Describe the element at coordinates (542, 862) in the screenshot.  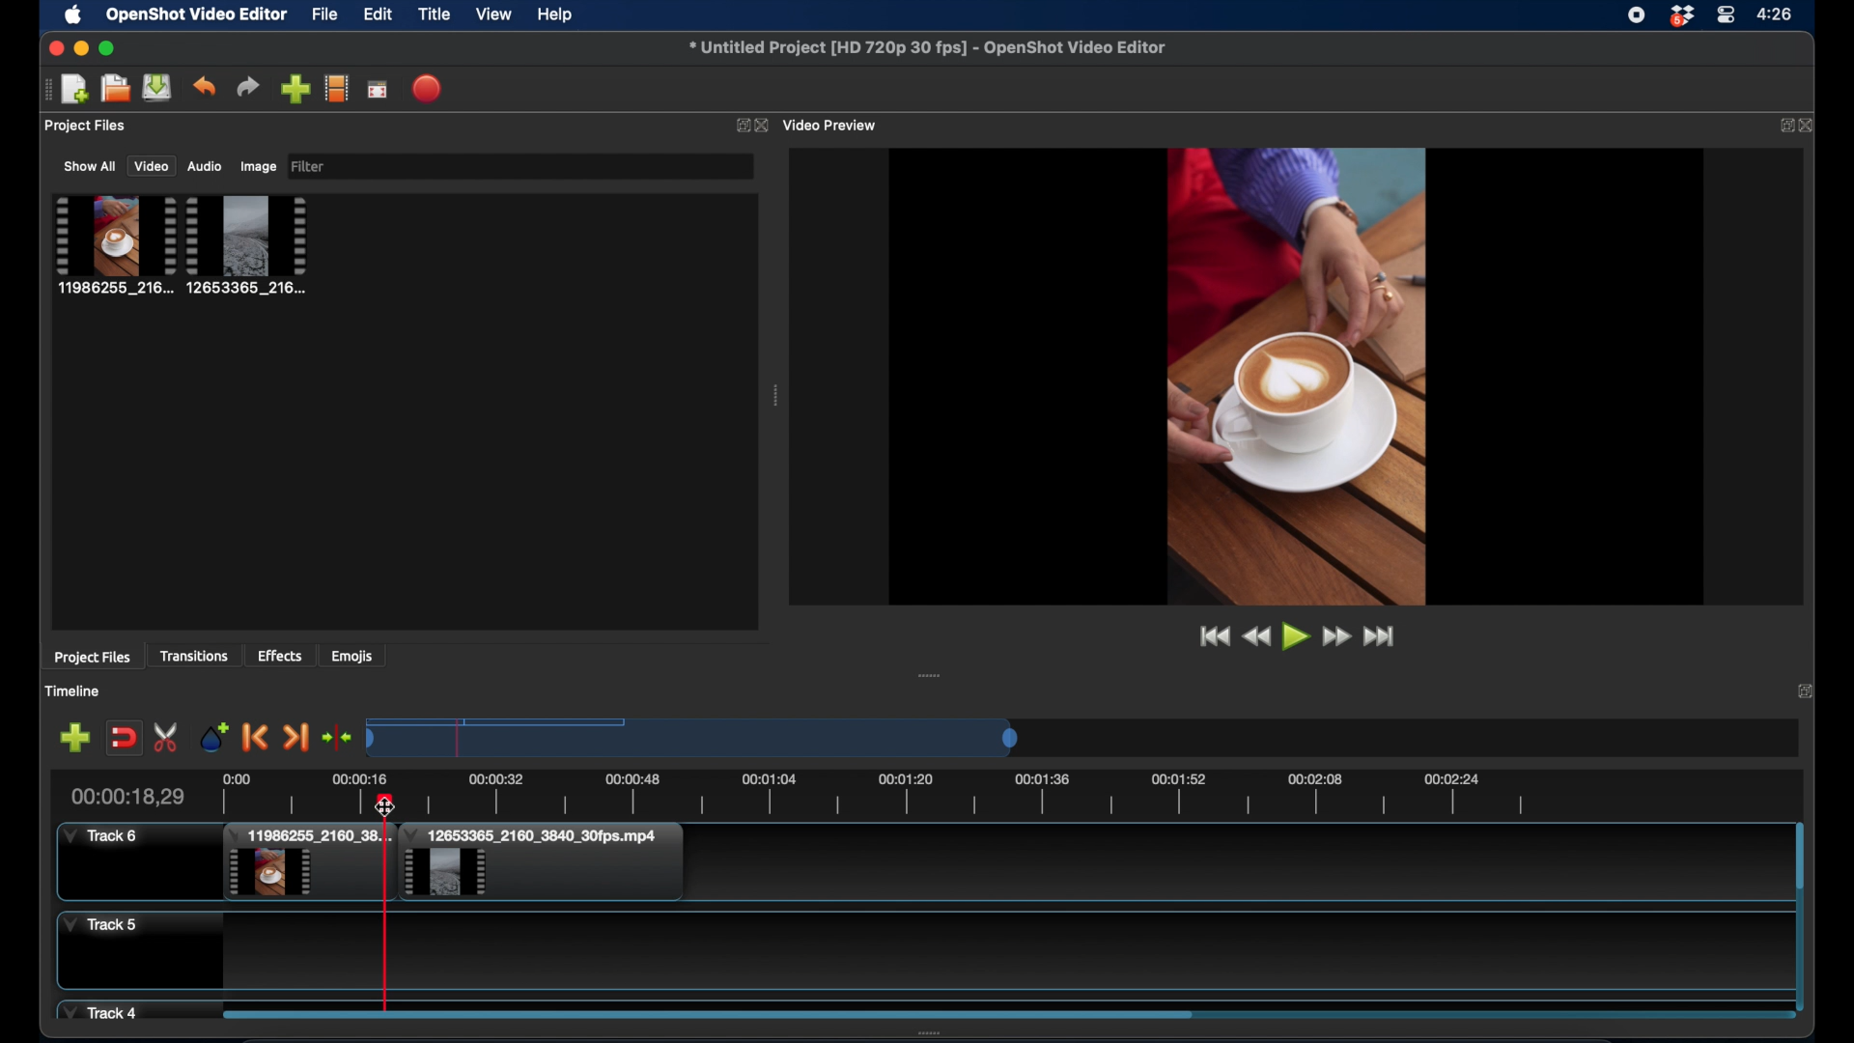
I see `clip` at that location.